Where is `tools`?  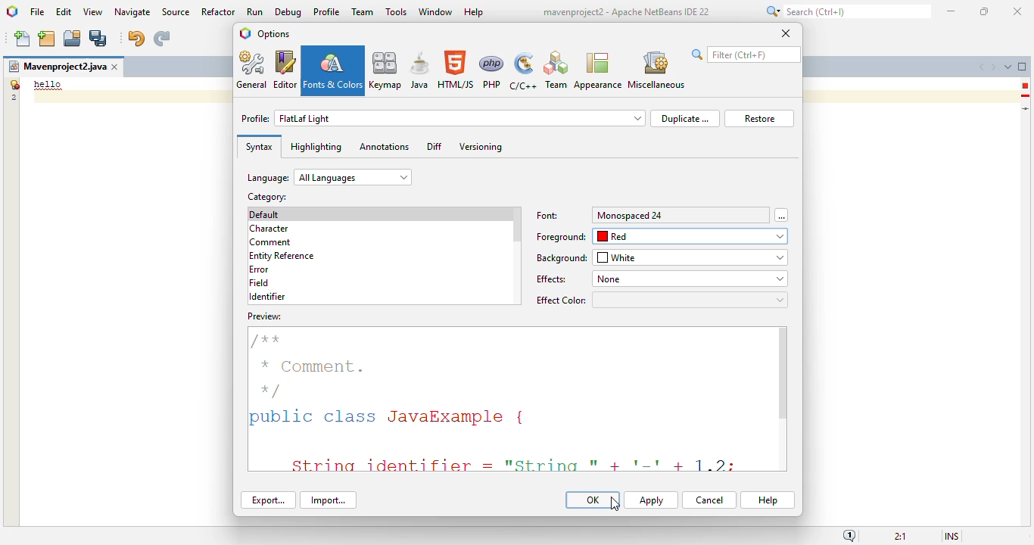
tools is located at coordinates (396, 11).